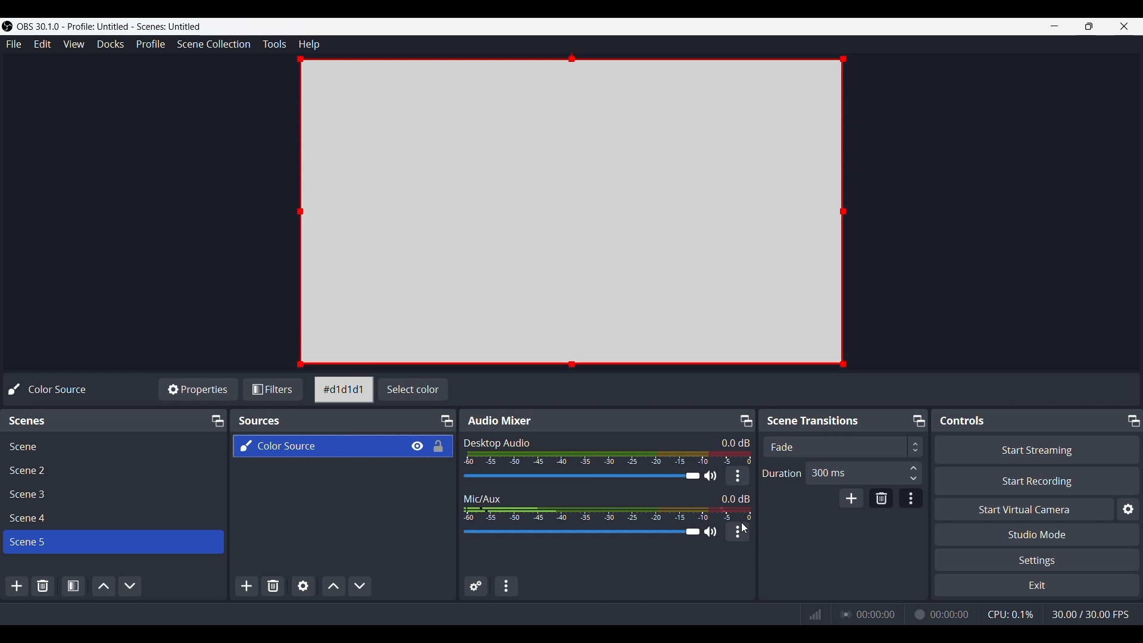 The width and height of the screenshot is (1143, 643). Describe the element at coordinates (1036, 480) in the screenshot. I see `Start Recording` at that location.